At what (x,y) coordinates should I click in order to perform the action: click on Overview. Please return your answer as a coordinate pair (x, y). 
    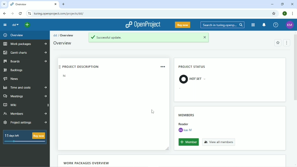
    Looking at the image, I should click on (14, 35).